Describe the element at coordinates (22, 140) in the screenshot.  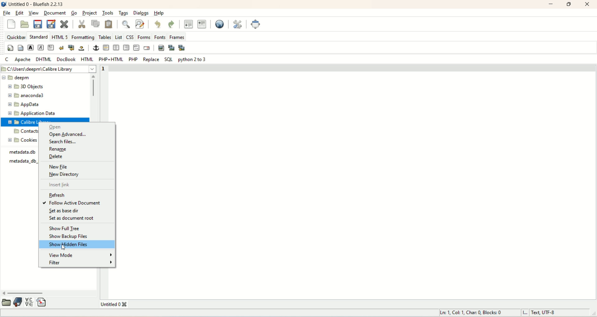
I see `cookies` at that location.